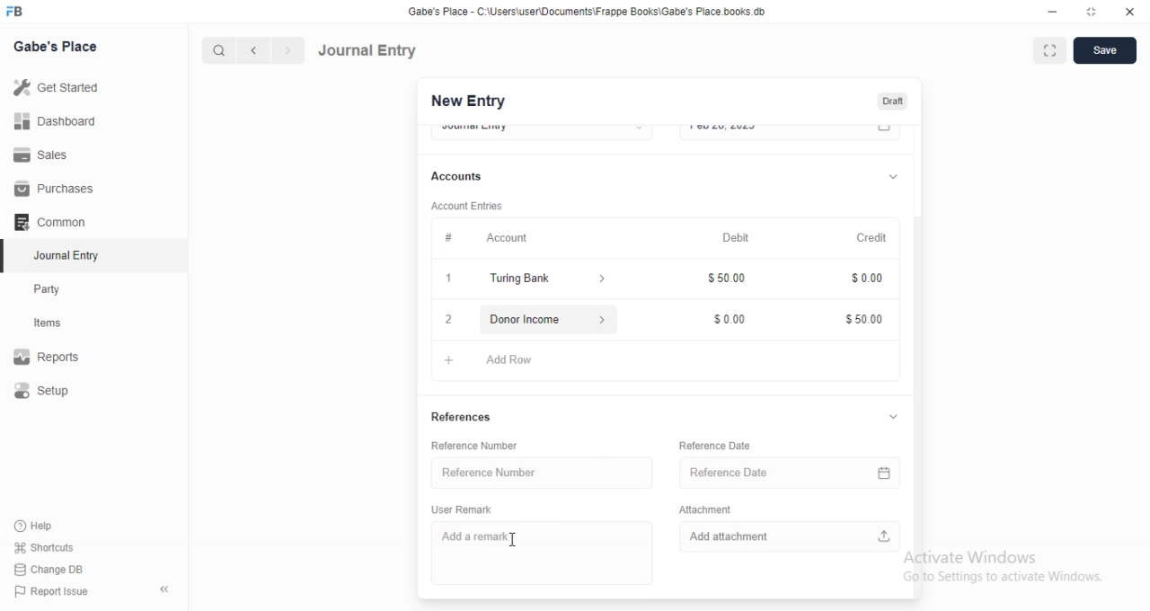  I want to click on Dashboard, so click(59, 120).